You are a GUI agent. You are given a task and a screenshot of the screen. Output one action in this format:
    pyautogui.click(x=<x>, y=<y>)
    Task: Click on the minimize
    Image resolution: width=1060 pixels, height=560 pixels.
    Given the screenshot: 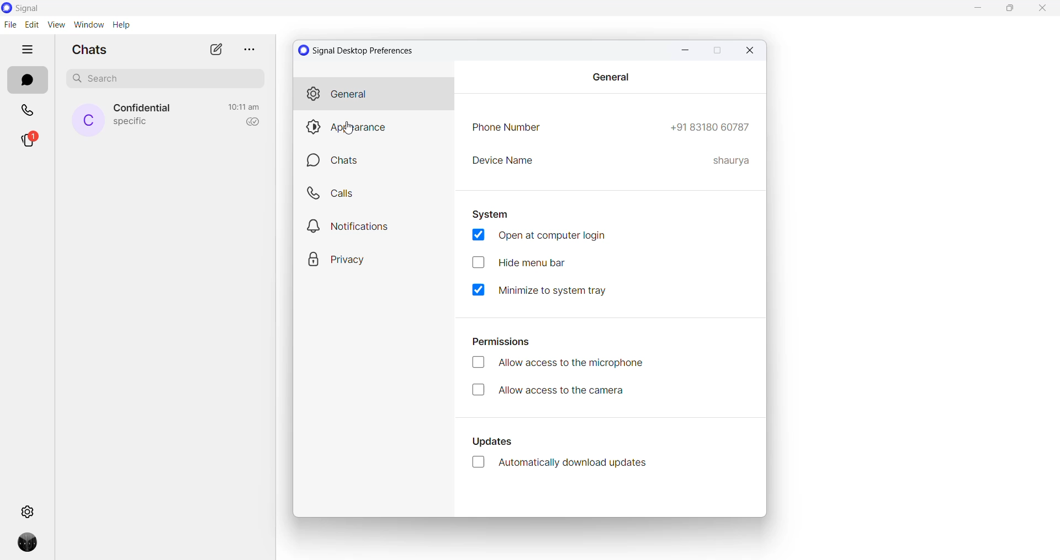 What is the action you would take?
    pyautogui.click(x=980, y=9)
    